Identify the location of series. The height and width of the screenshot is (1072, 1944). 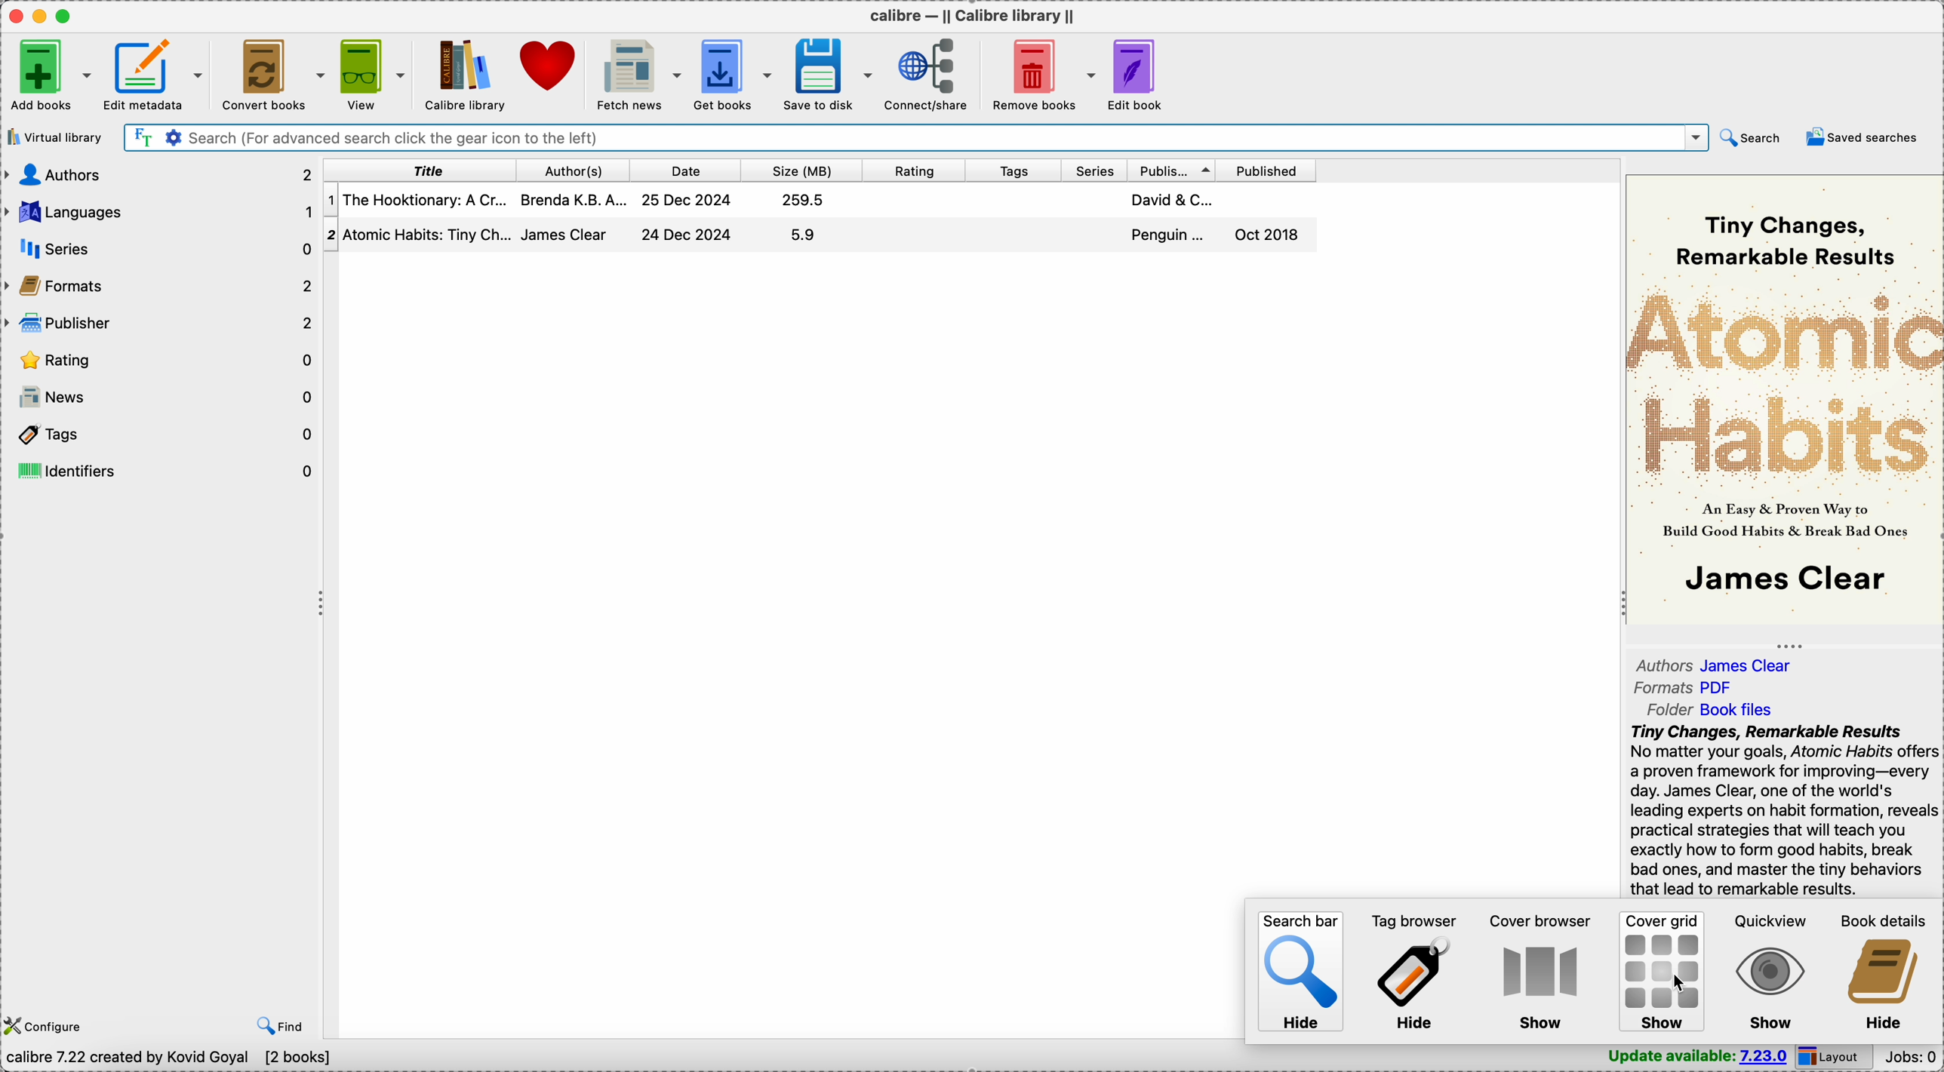
(161, 247).